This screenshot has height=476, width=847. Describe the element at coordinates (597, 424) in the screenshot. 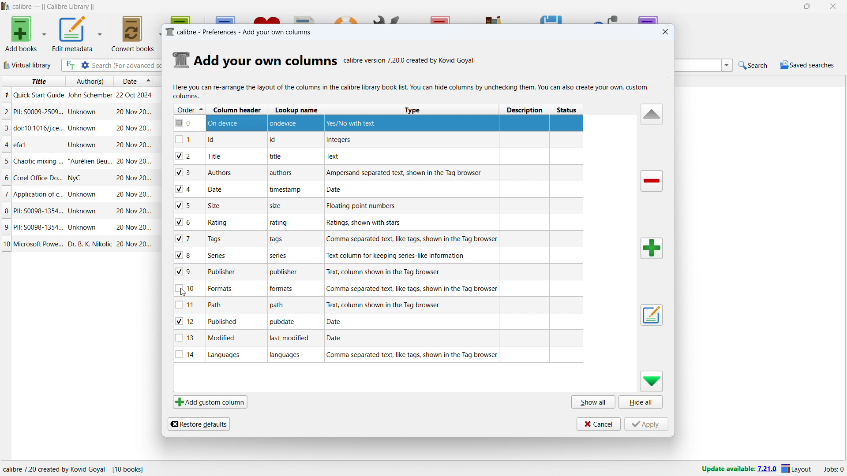

I see `cancel` at that location.